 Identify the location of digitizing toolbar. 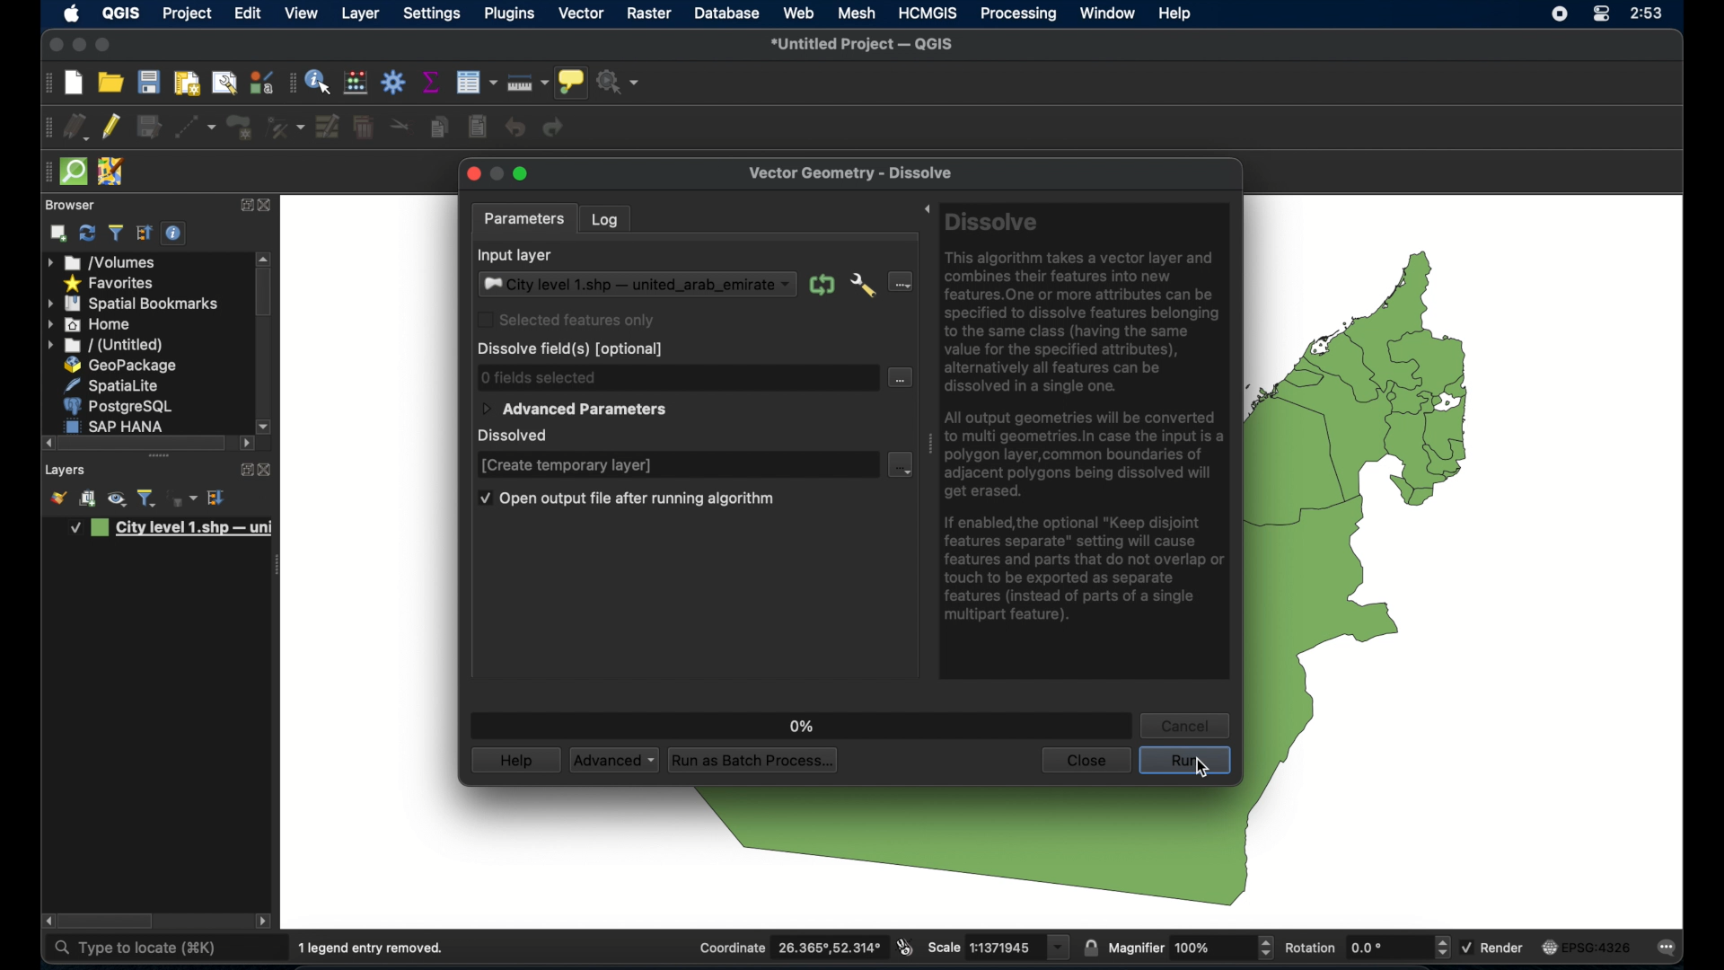
(48, 128).